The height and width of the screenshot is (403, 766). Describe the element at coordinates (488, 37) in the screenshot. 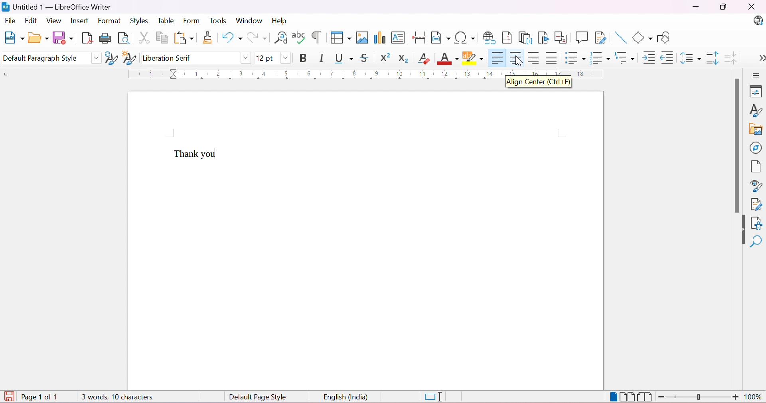

I see `Insert Hyperlink` at that location.